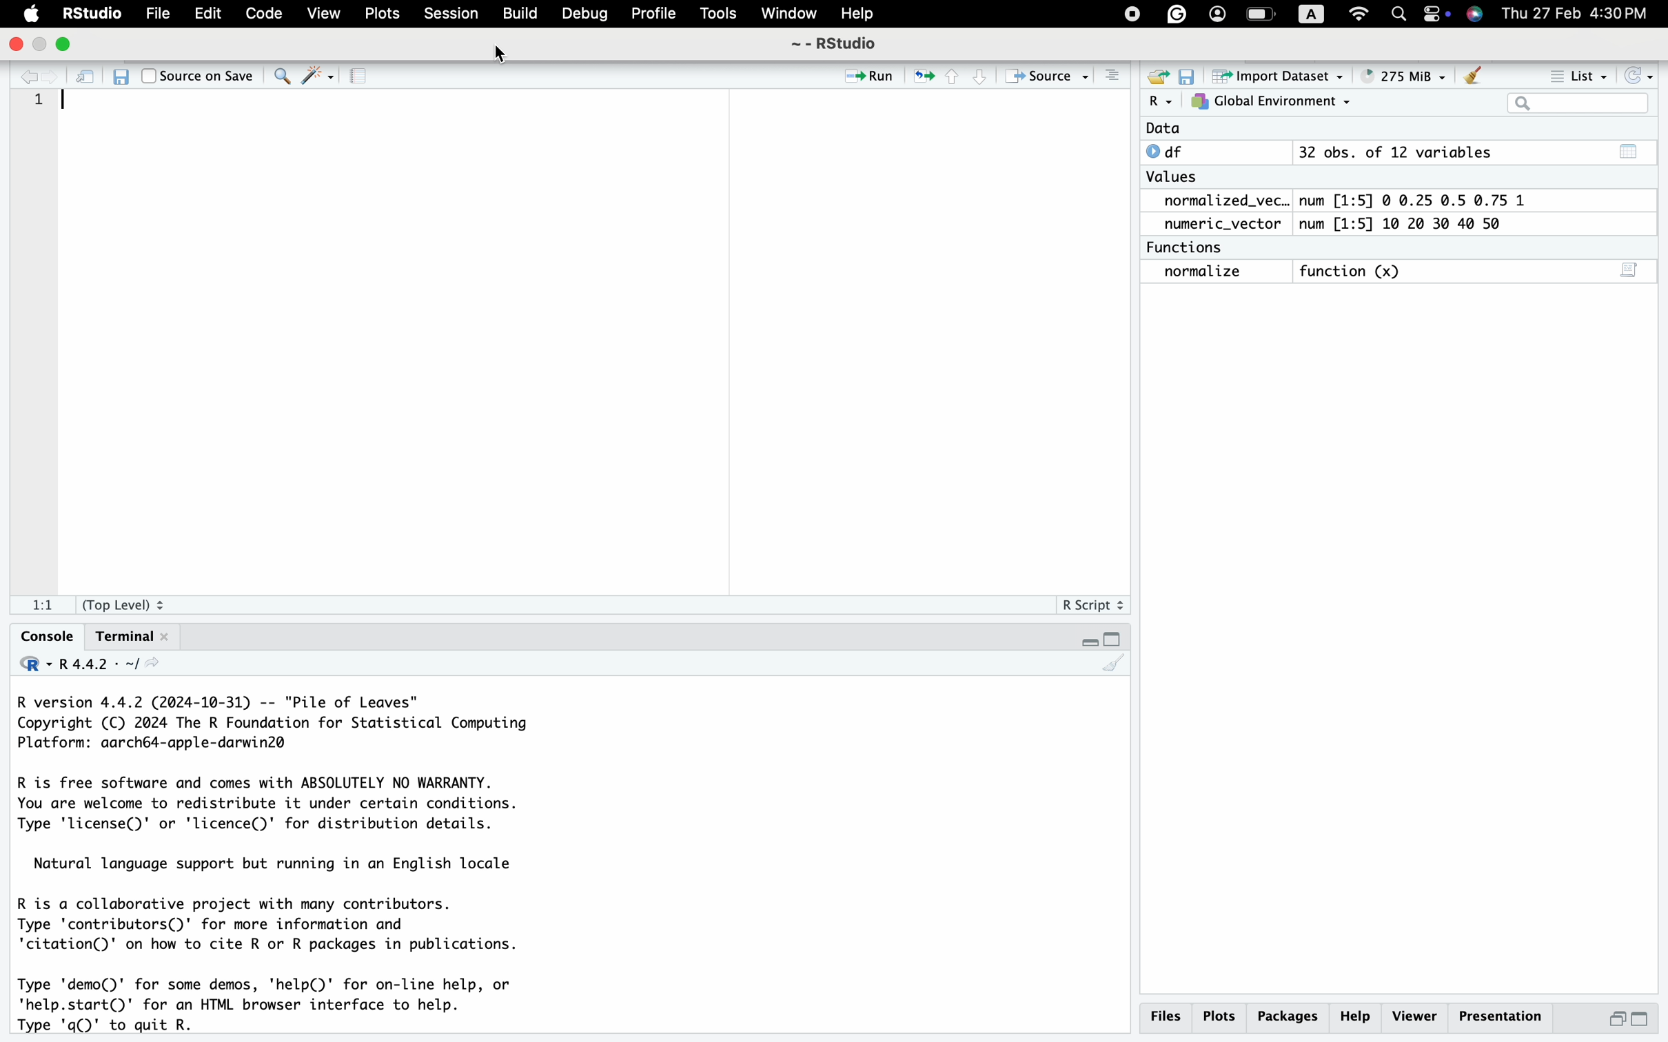 Image resolution: width=1668 pixels, height=1042 pixels. Describe the element at coordinates (873, 74) in the screenshot. I see `run the current line or selection` at that location.